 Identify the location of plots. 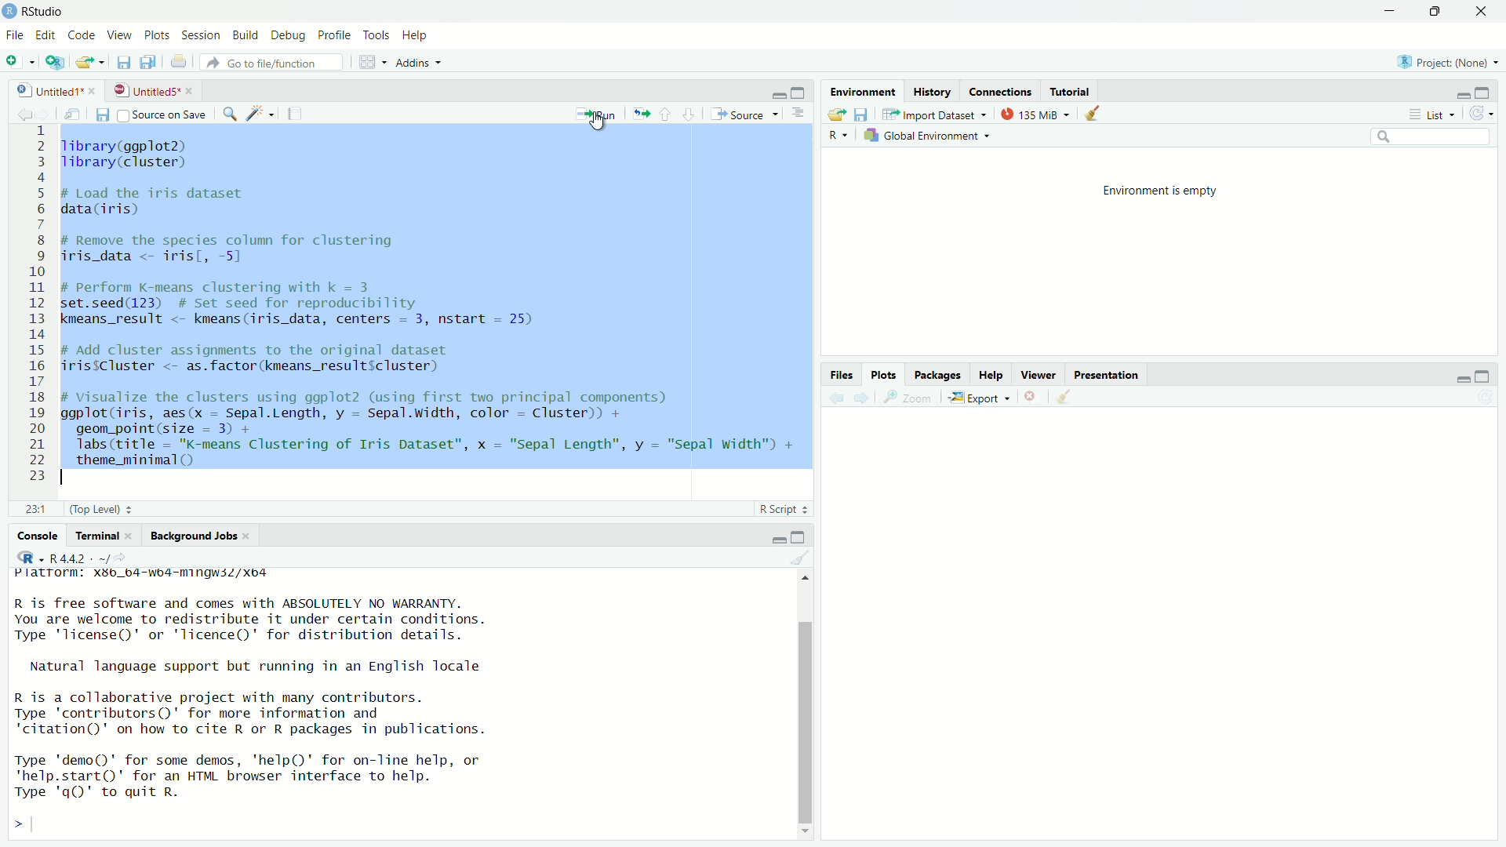
(155, 33).